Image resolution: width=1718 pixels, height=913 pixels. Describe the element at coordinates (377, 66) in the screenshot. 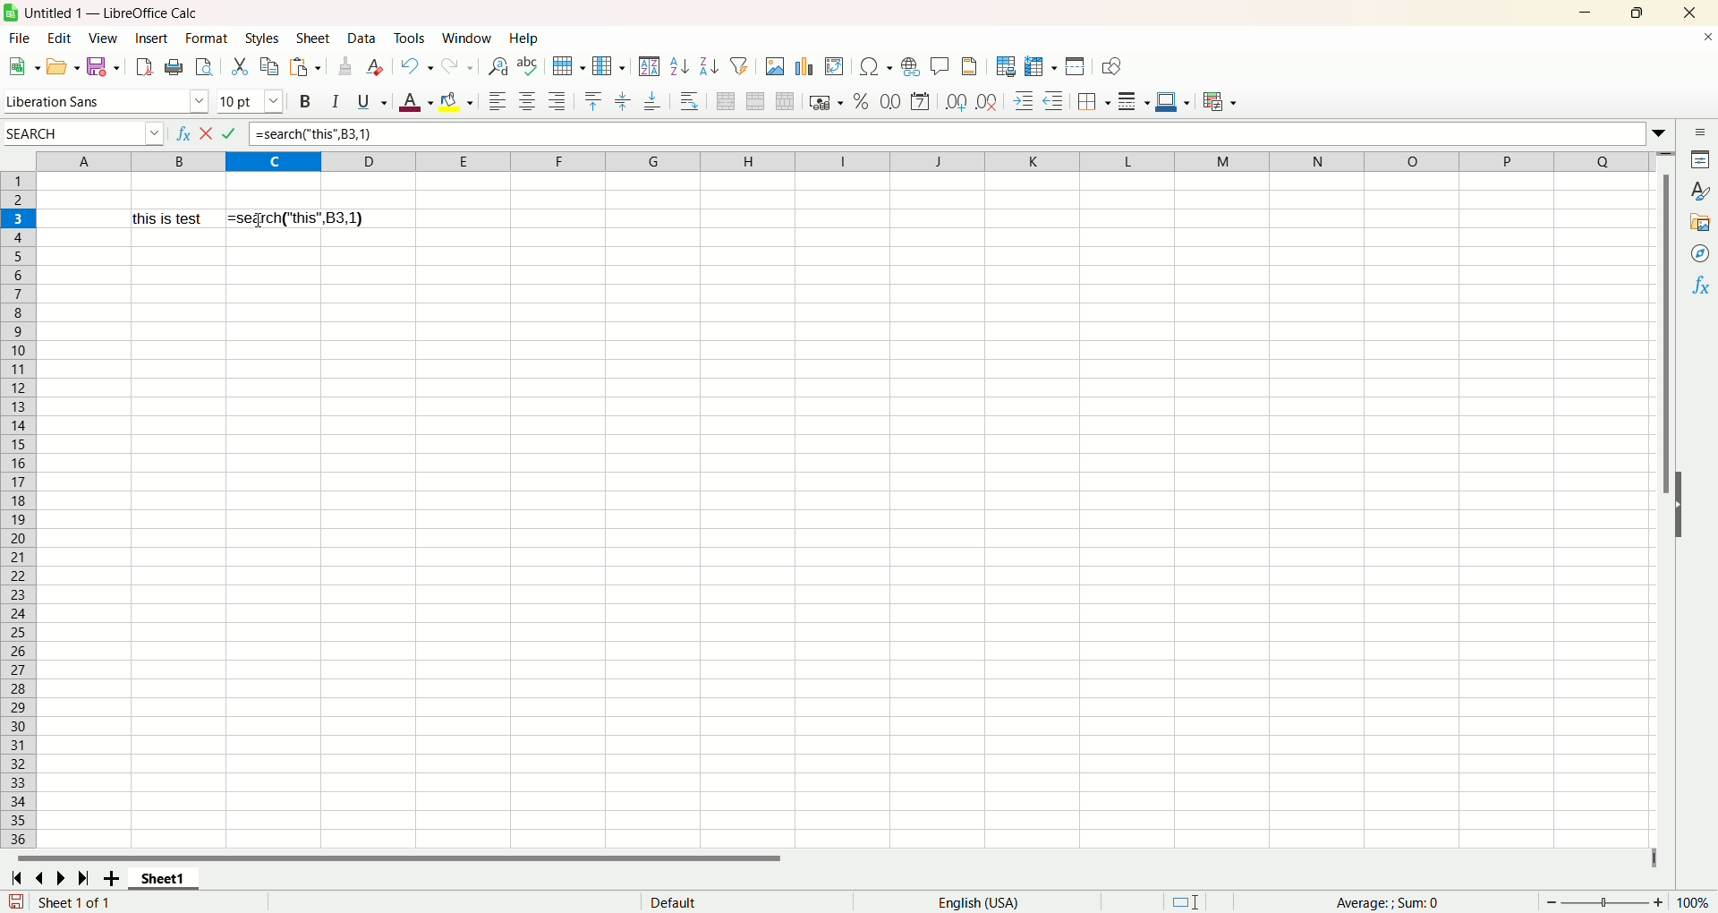

I see `clear formatting` at that location.